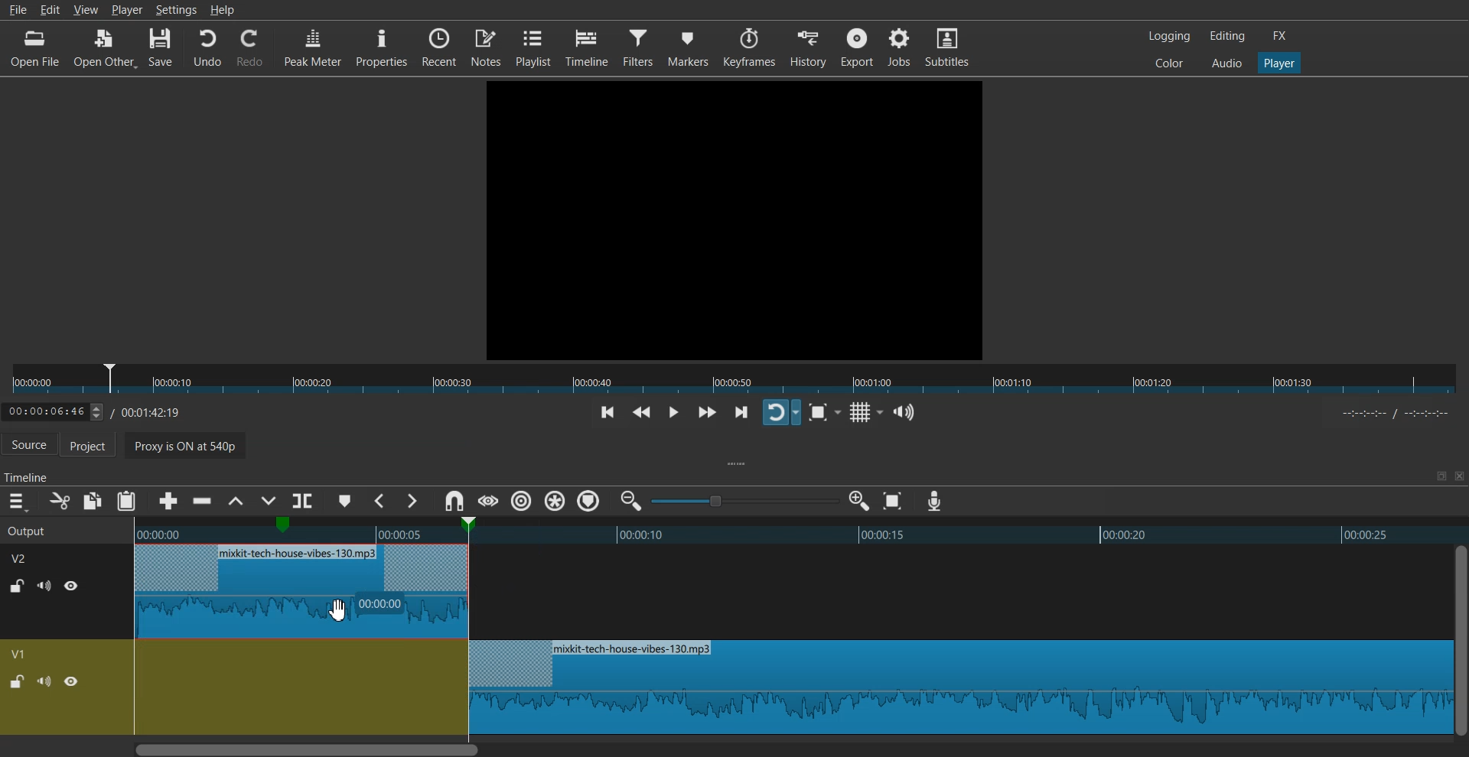 This screenshot has height=757, width=1469. What do you see at coordinates (933, 502) in the screenshot?
I see `Record audio` at bounding box center [933, 502].